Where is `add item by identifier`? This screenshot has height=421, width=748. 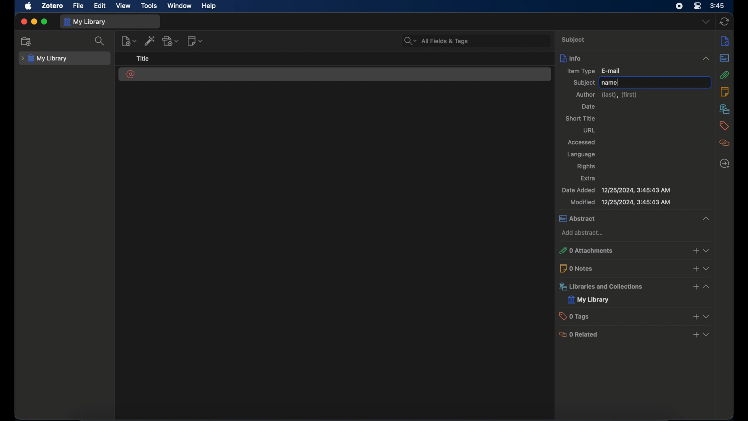 add item by identifier is located at coordinates (150, 42).